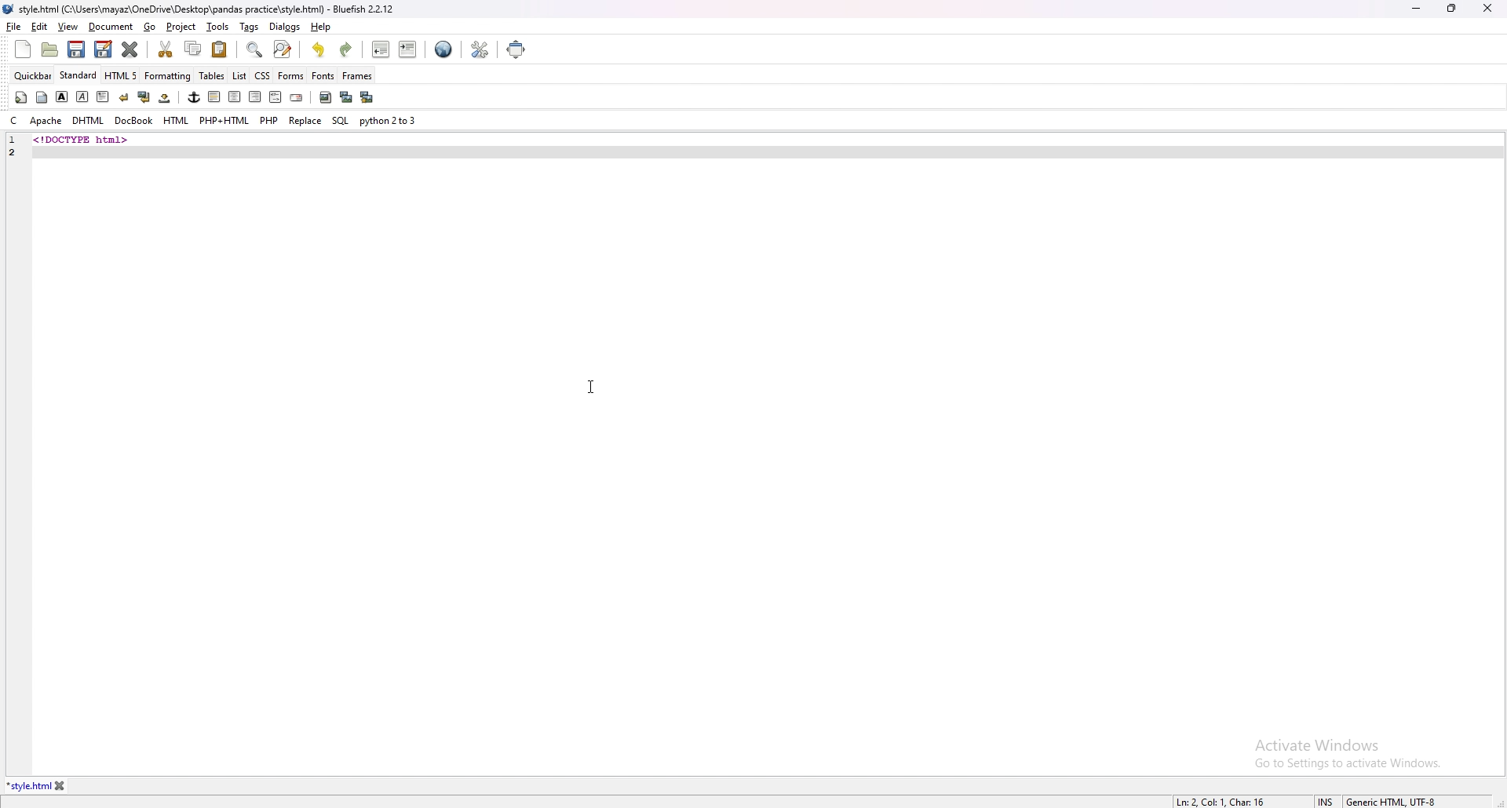 The height and width of the screenshot is (808, 1507). Describe the element at coordinates (325, 97) in the screenshot. I see `insert image` at that location.